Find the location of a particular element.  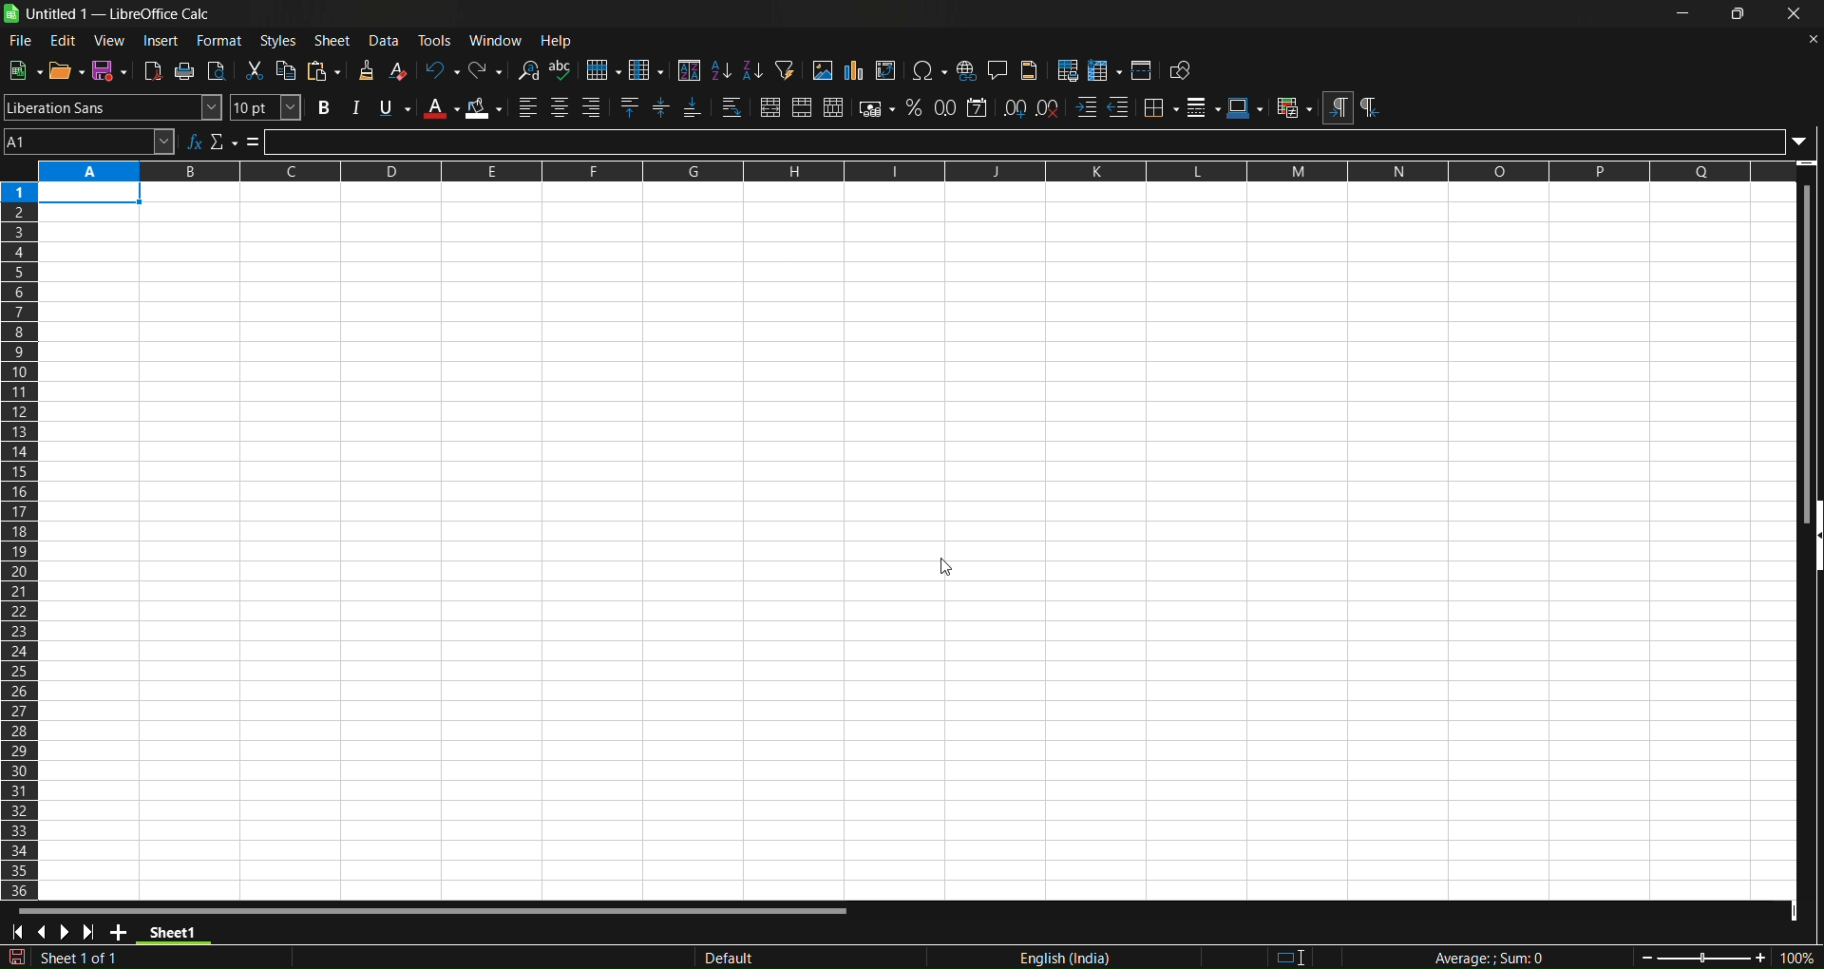

insert or edit pivot table is located at coordinates (887, 70).